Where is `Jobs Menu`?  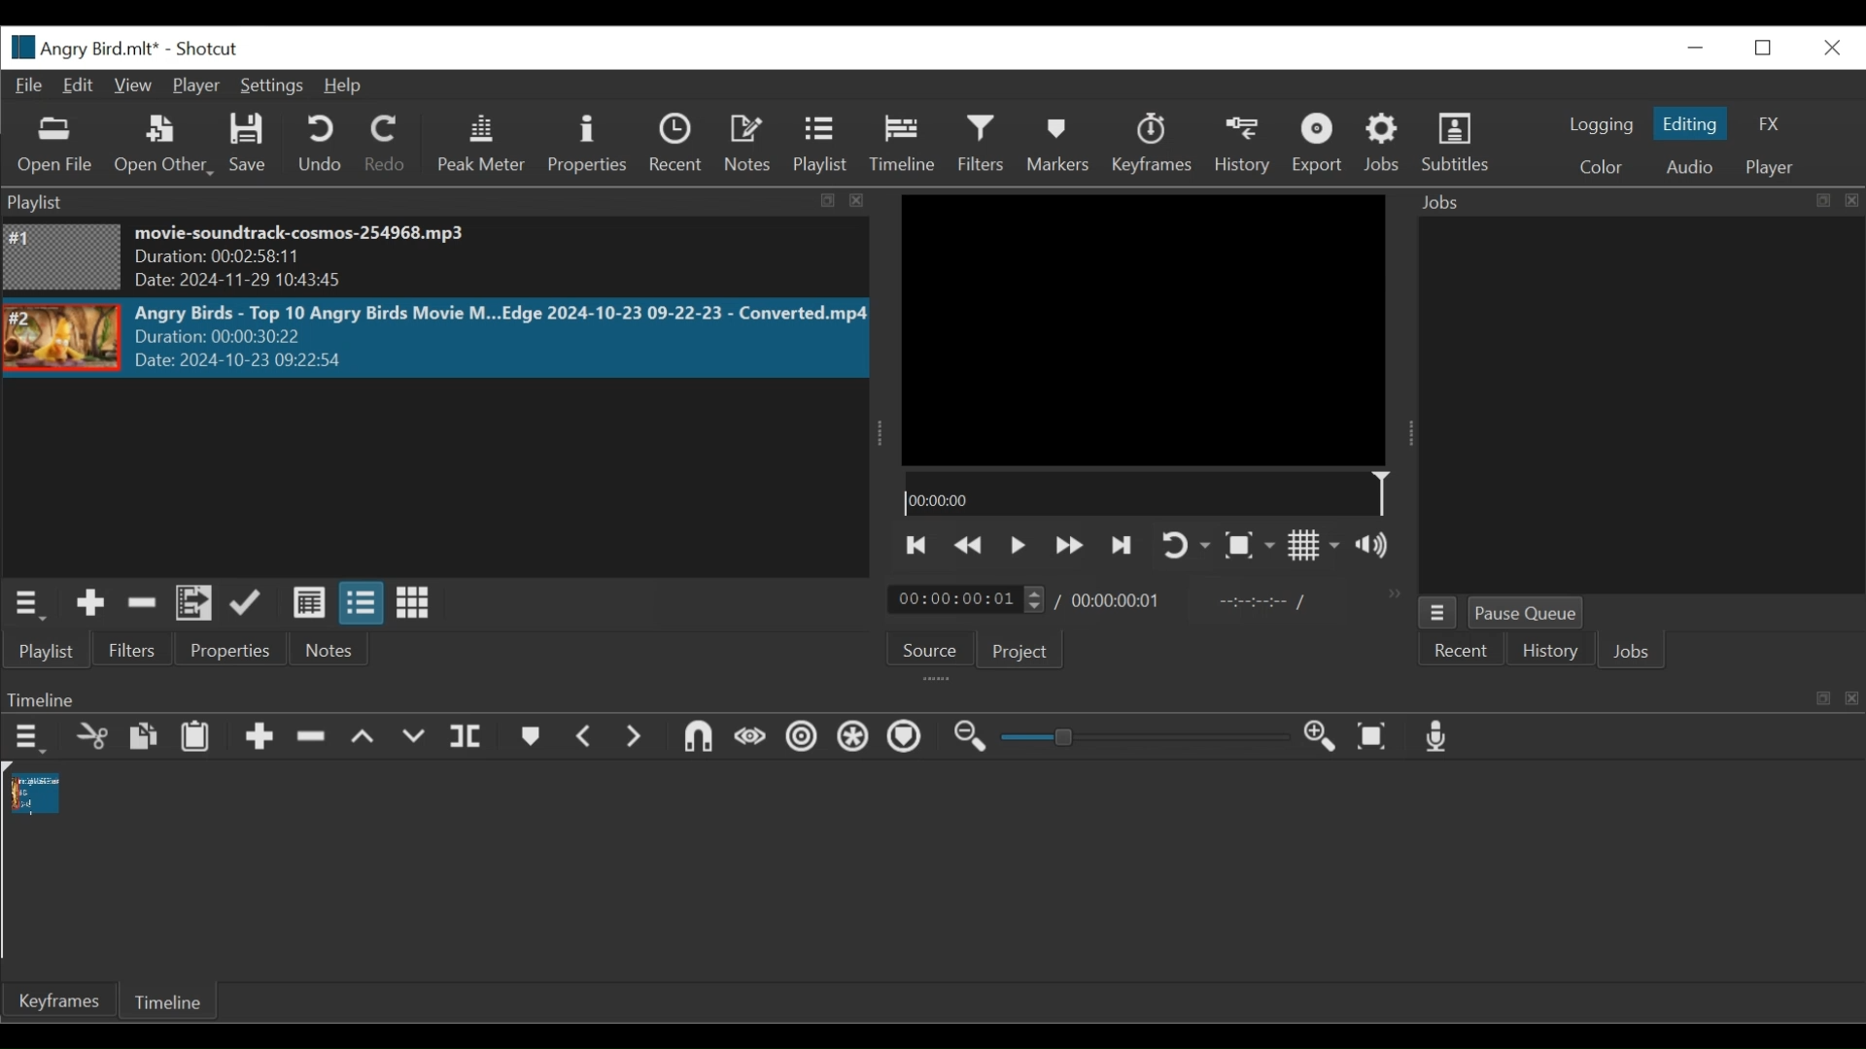
Jobs Menu is located at coordinates (1437, 612).